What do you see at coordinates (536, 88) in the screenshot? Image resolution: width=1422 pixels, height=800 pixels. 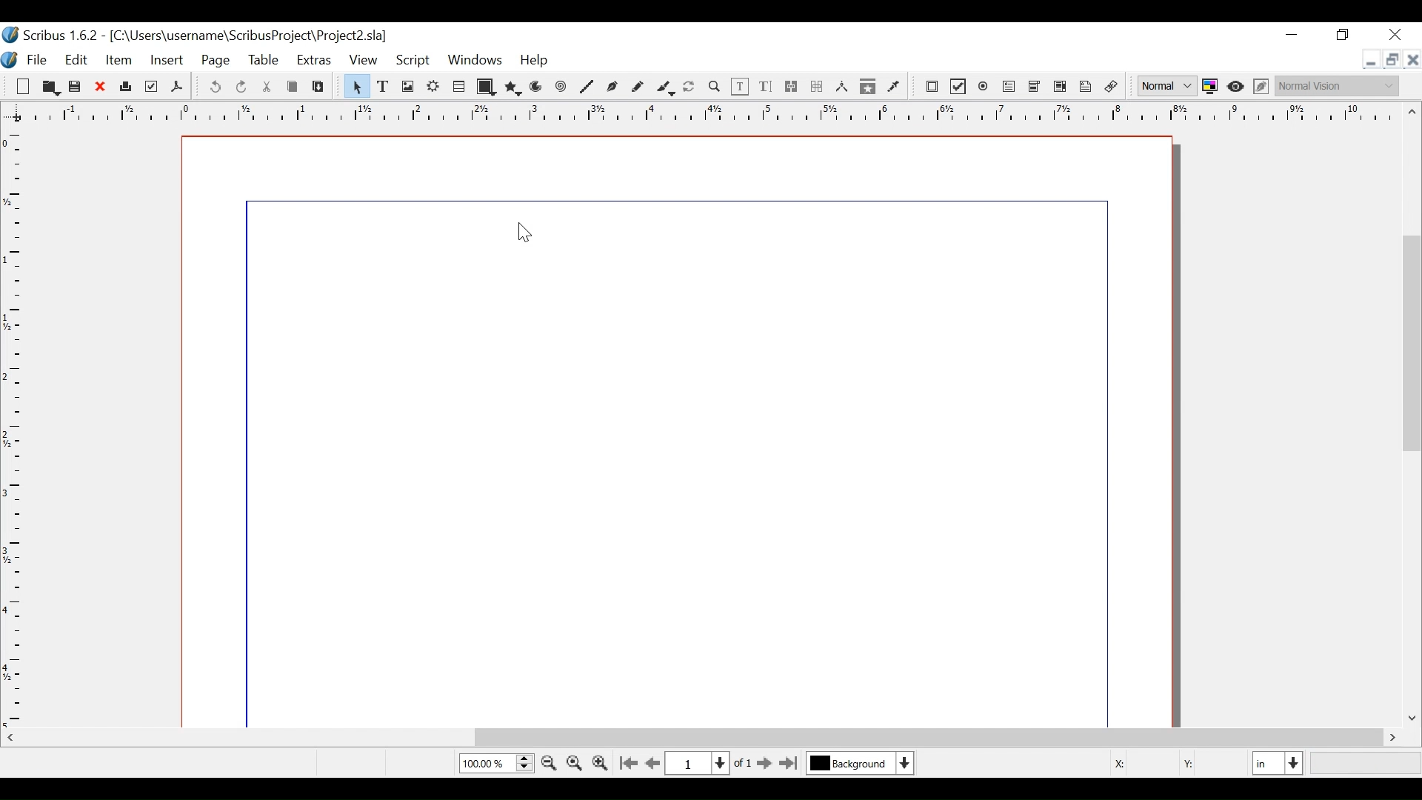 I see `Arc` at bounding box center [536, 88].